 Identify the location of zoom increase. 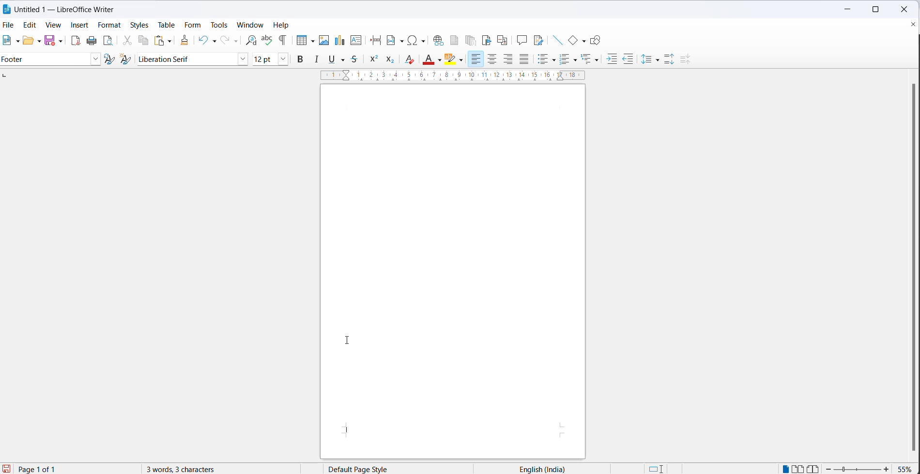
(888, 469).